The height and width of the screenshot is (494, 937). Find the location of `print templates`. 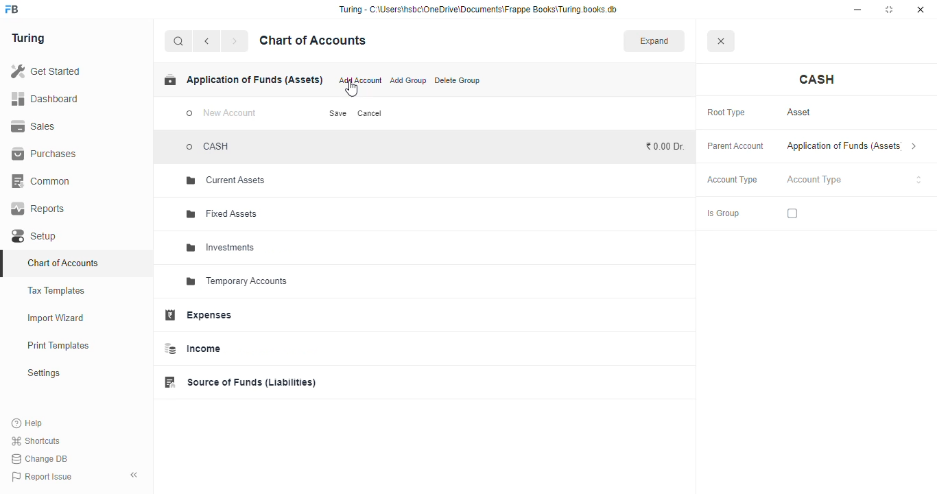

print templates is located at coordinates (58, 345).